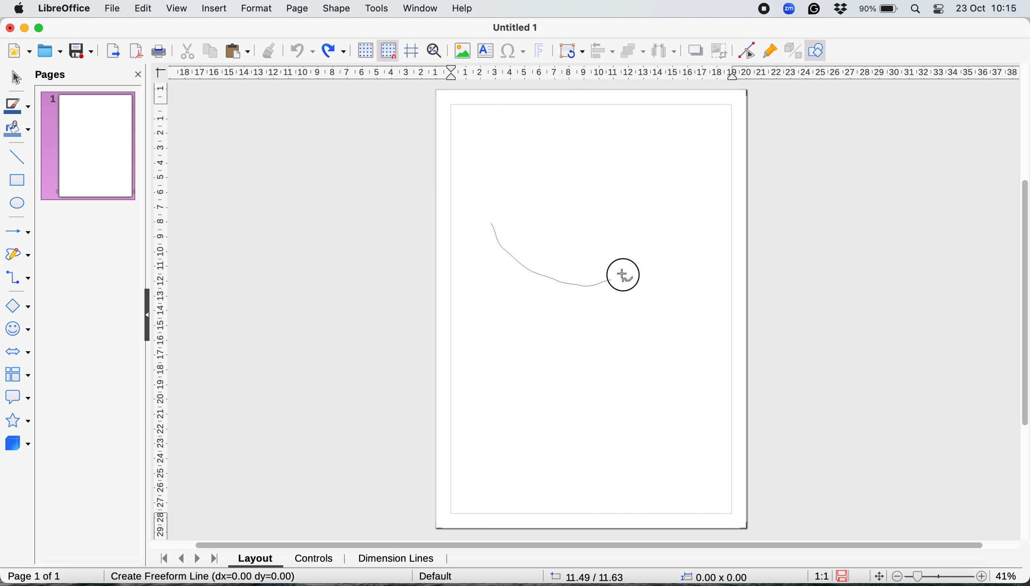 The height and width of the screenshot is (586, 1030). What do you see at coordinates (83, 51) in the screenshot?
I see `save` at bounding box center [83, 51].